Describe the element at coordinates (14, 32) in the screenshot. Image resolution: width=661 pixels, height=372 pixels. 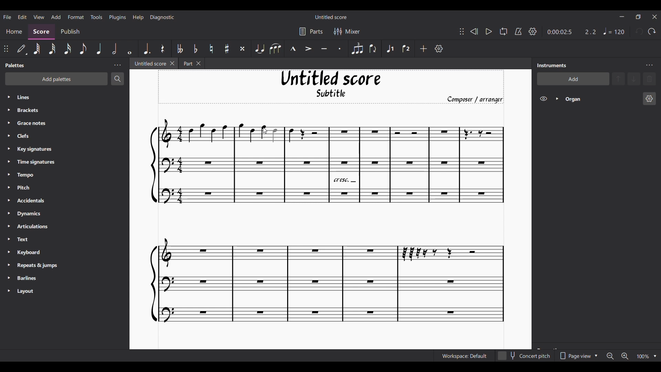
I see `Home section` at that location.